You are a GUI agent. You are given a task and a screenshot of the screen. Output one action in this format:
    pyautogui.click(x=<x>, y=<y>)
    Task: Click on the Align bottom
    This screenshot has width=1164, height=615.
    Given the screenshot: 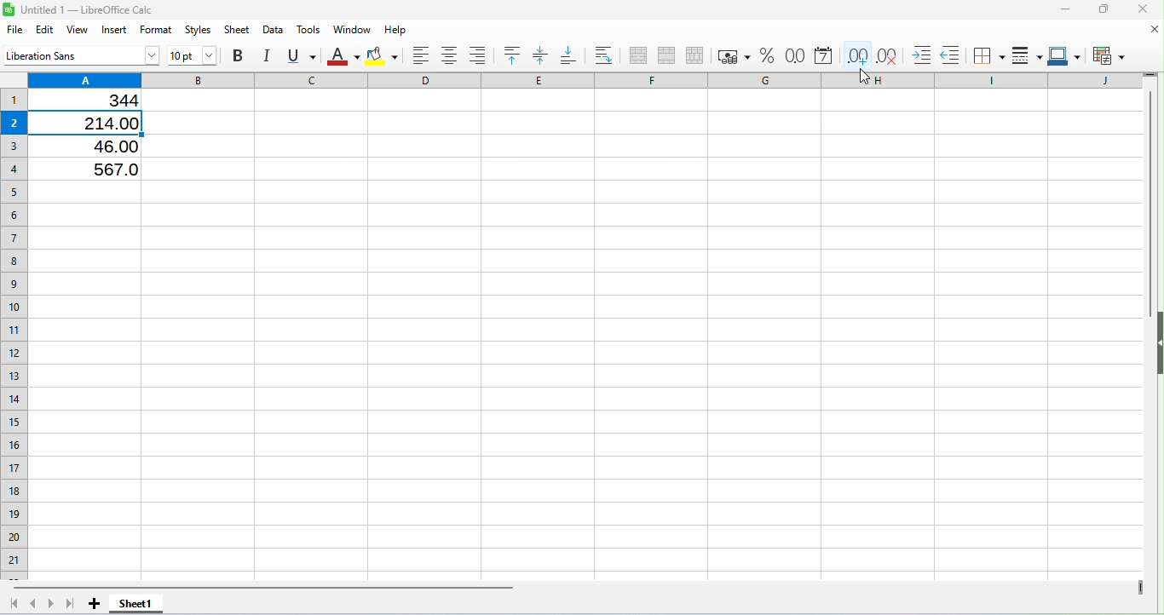 What is the action you would take?
    pyautogui.click(x=568, y=53)
    